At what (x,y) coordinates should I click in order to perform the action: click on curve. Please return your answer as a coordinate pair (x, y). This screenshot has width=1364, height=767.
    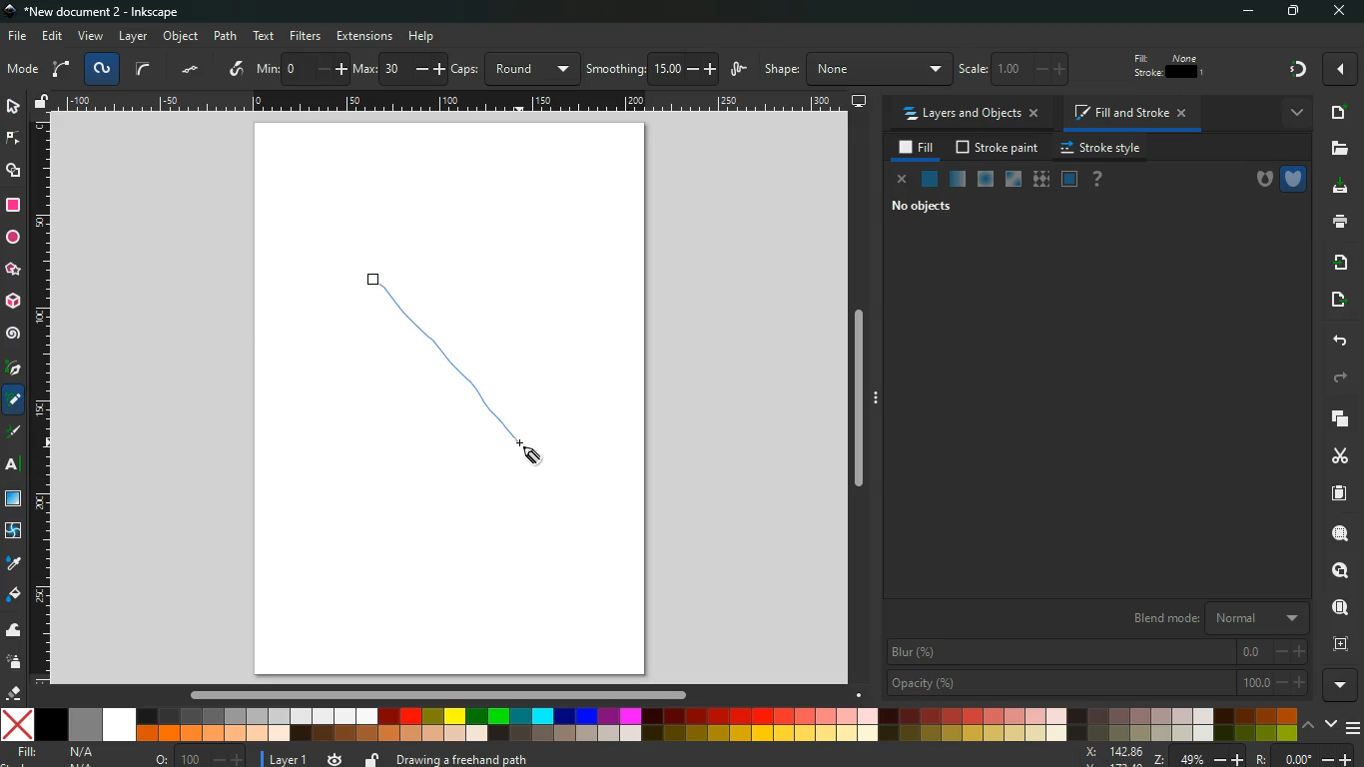
    Looking at the image, I should click on (144, 71).